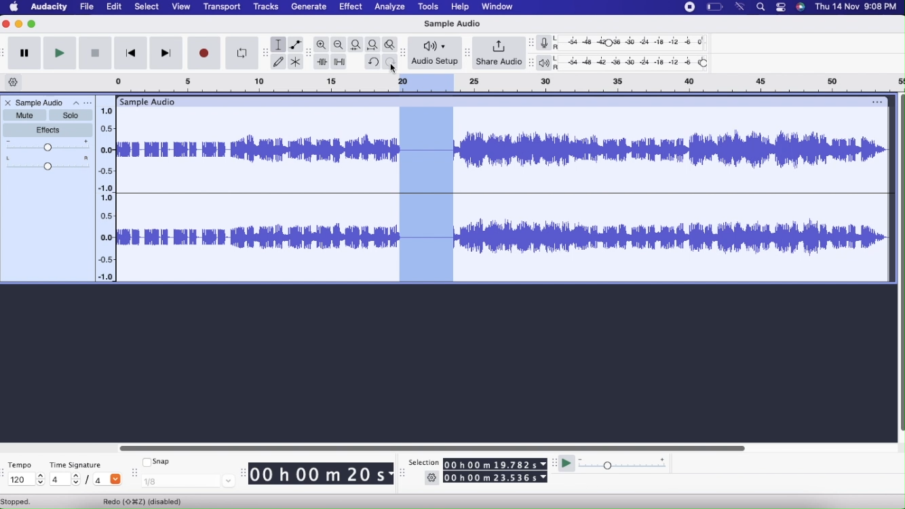  I want to click on Audio Setup, so click(434, 53).